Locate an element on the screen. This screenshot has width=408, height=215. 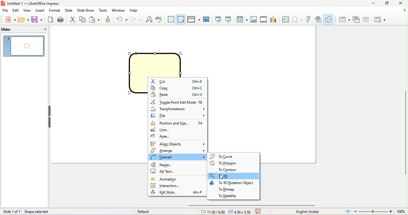
untitled 1-libre office impress is located at coordinates (41, 4).